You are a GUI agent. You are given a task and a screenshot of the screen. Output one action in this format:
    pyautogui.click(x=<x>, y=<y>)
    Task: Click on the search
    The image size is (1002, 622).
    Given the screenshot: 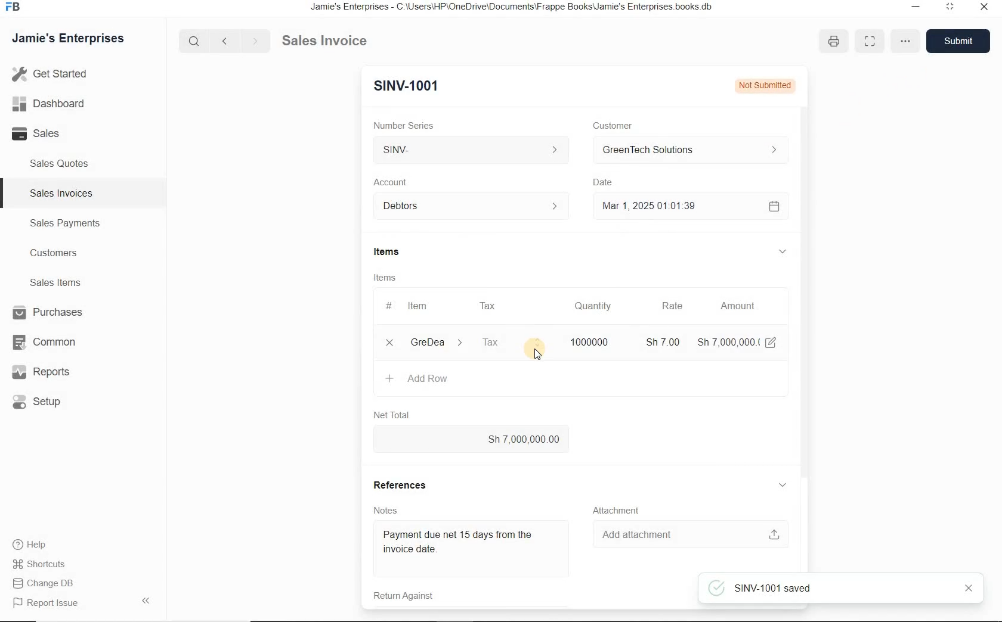 What is the action you would take?
    pyautogui.click(x=196, y=41)
    